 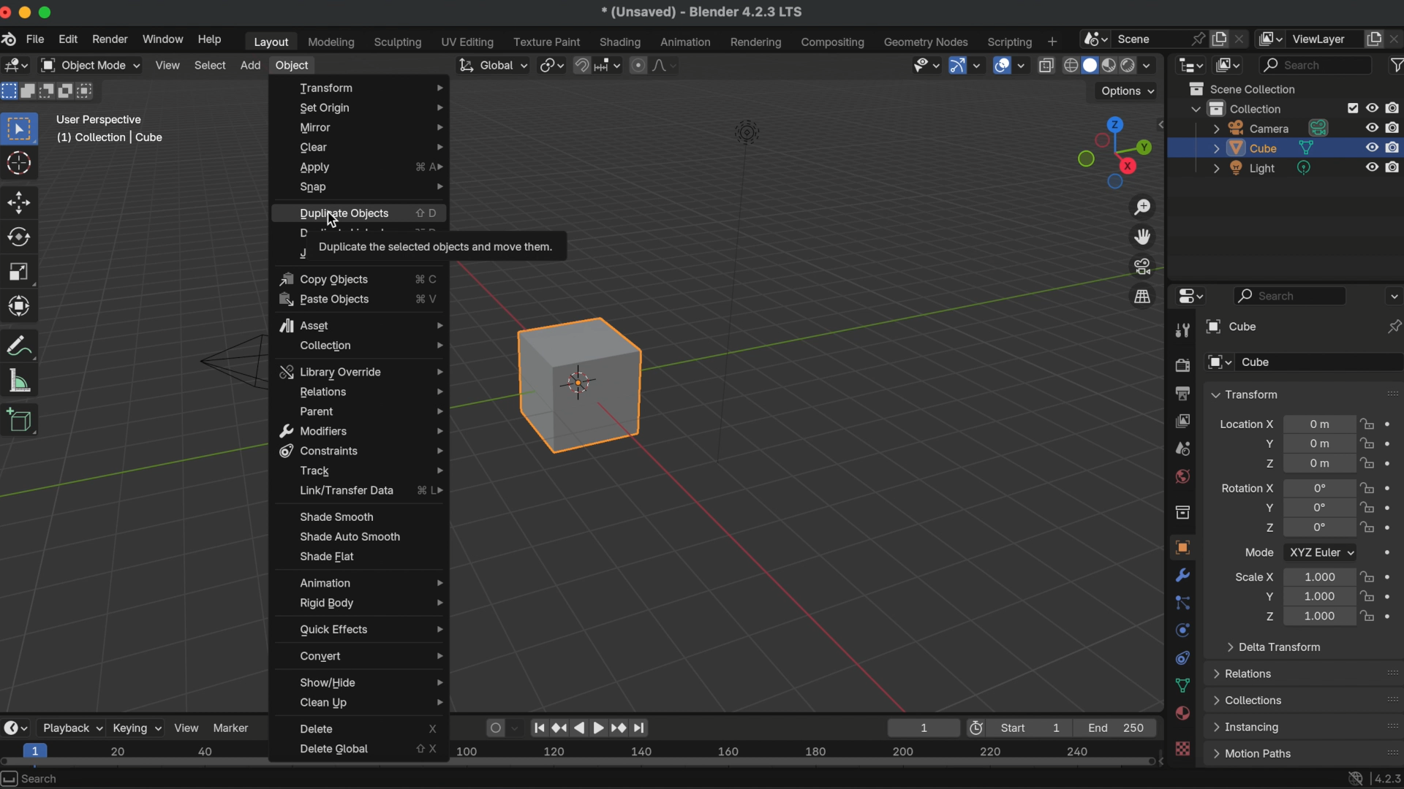 I want to click on browse scene to be linked, so click(x=1093, y=37).